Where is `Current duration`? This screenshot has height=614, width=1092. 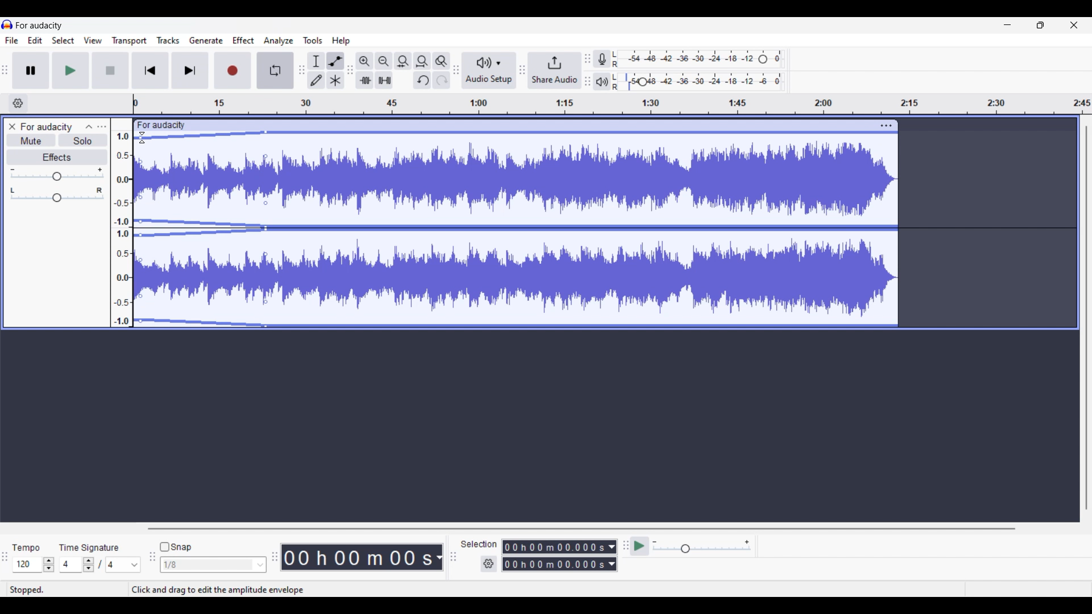
Current duration is located at coordinates (357, 557).